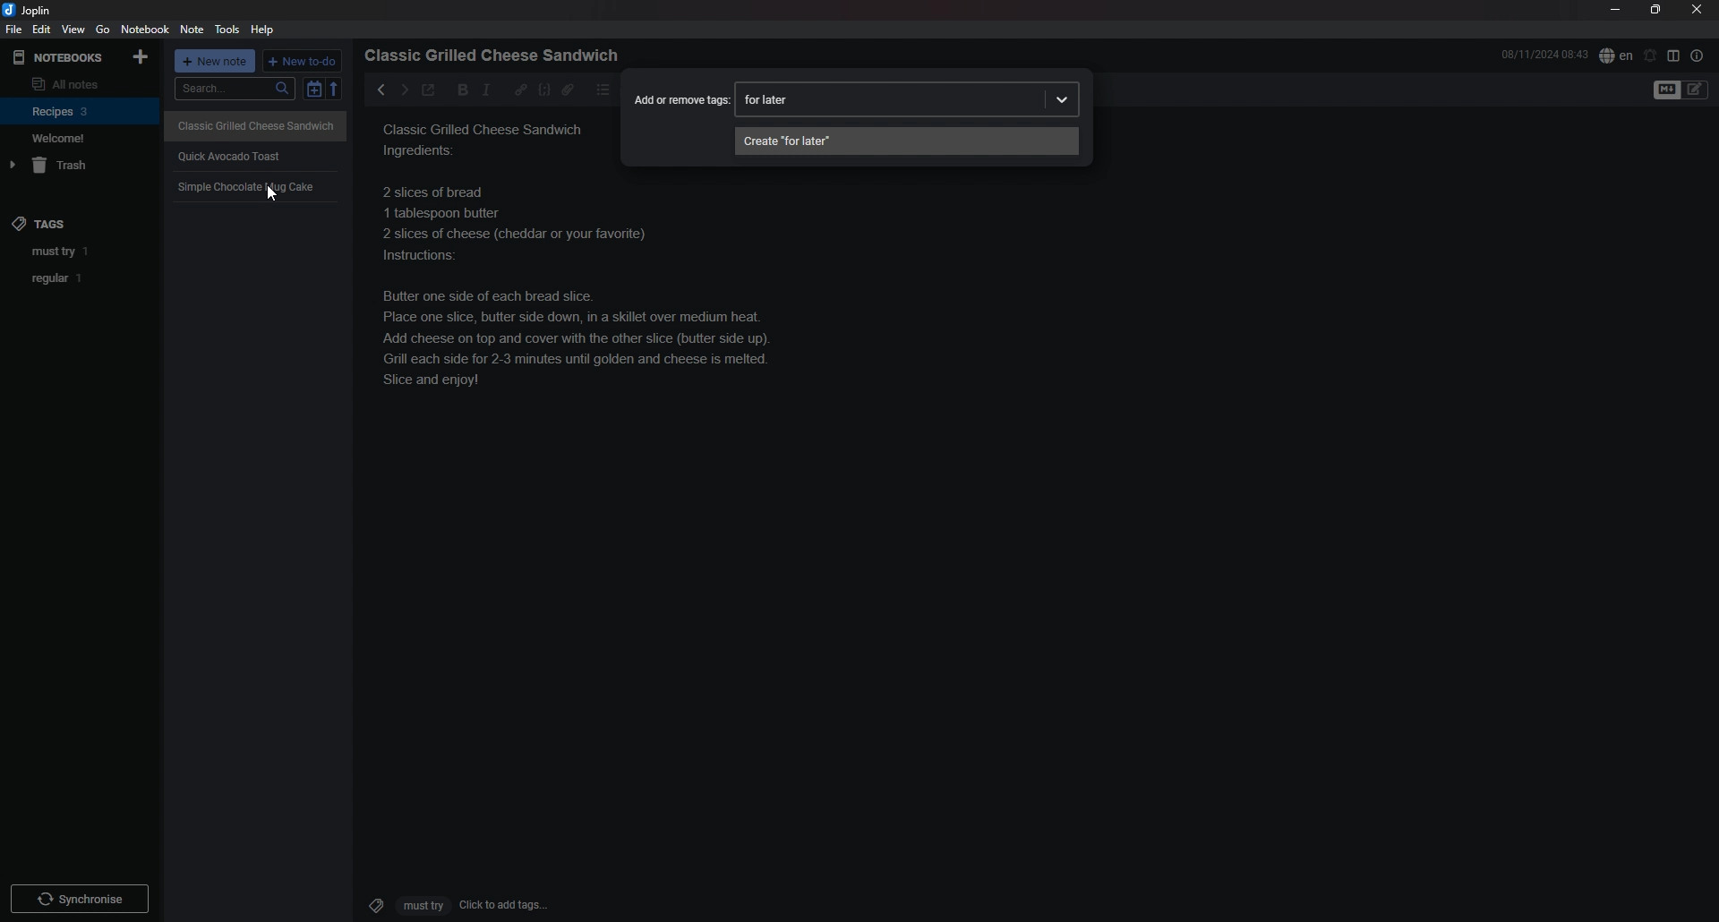  What do you see at coordinates (192, 30) in the screenshot?
I see `note` at bounding box center [192, 30].